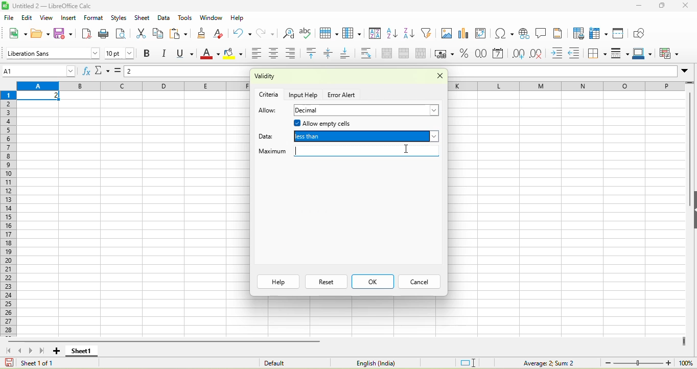 The width and height of the screenshot is (697, 369). Describe the element at coordinates (166, 341) in the screenshot. I see `horizontal scroll bar` at that location.